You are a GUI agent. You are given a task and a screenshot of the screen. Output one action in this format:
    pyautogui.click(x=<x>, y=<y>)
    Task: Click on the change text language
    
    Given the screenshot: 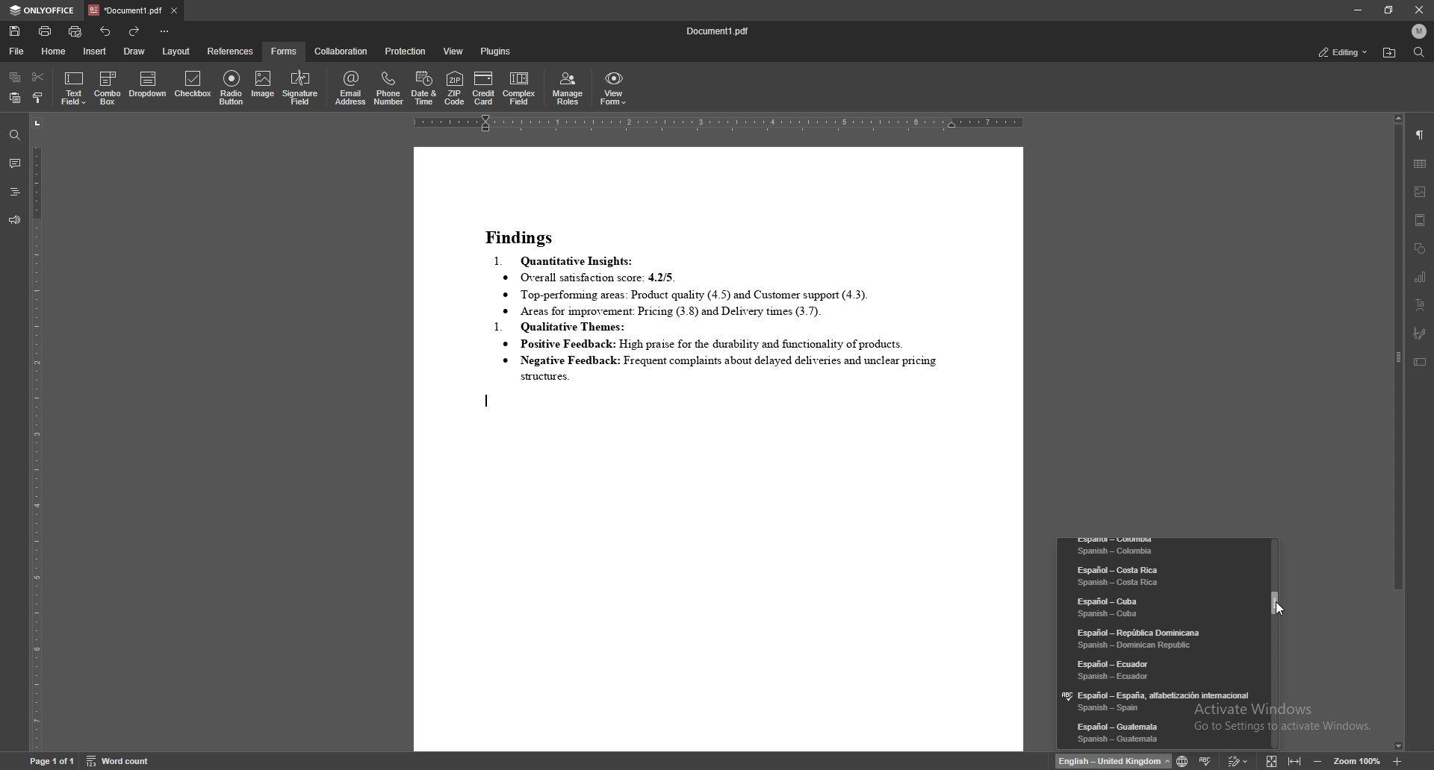 What is the action you would take?
    pyautogui.click(x=1180, y=759)
    